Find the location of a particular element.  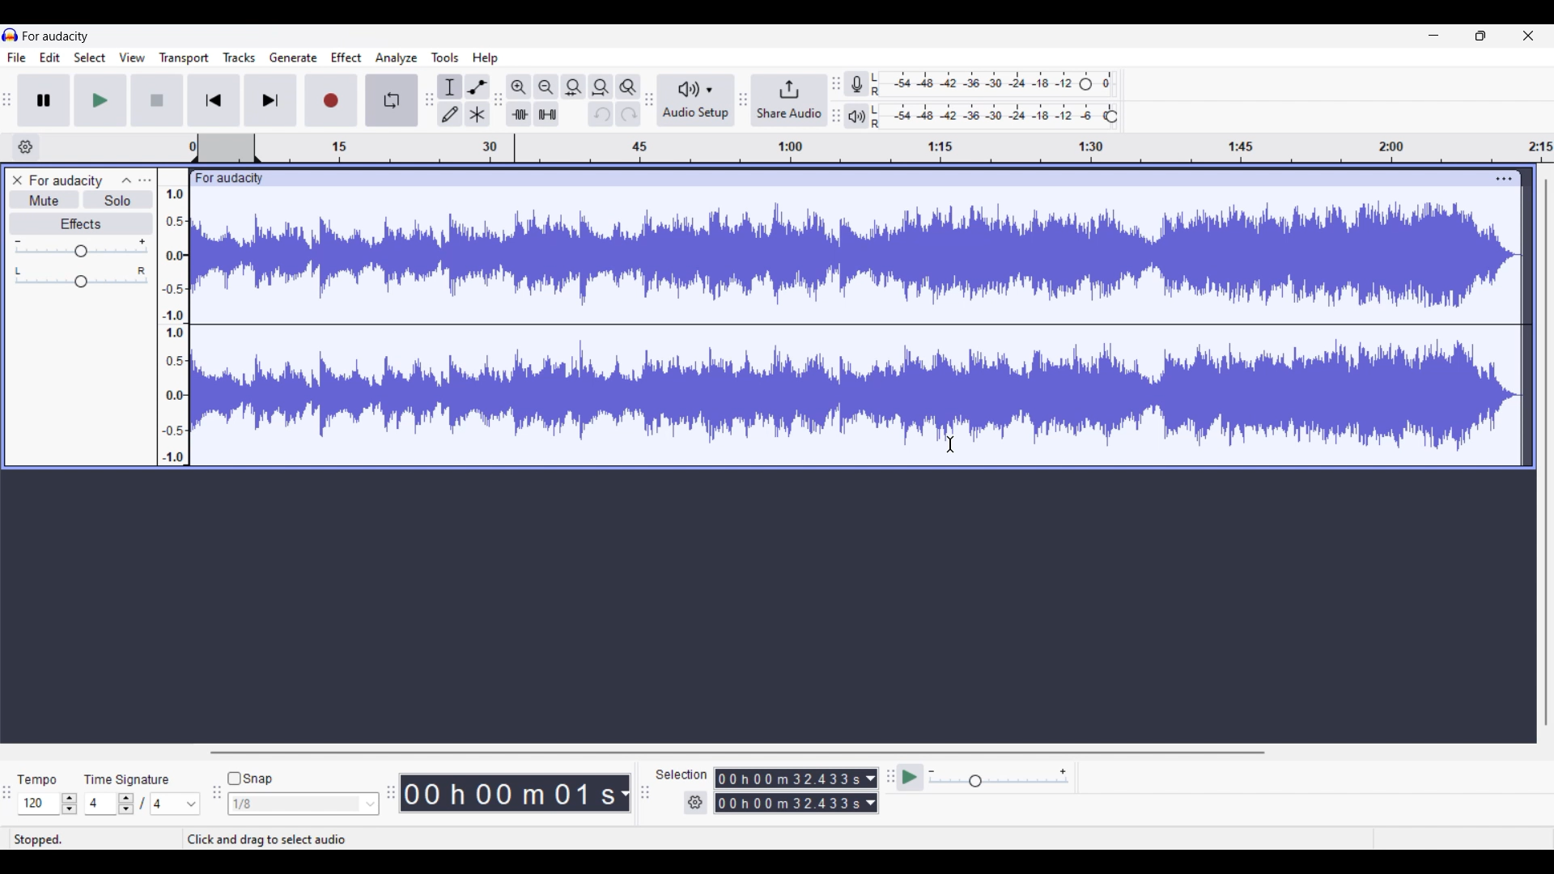

Share audio is located at coordinates (790, 100).